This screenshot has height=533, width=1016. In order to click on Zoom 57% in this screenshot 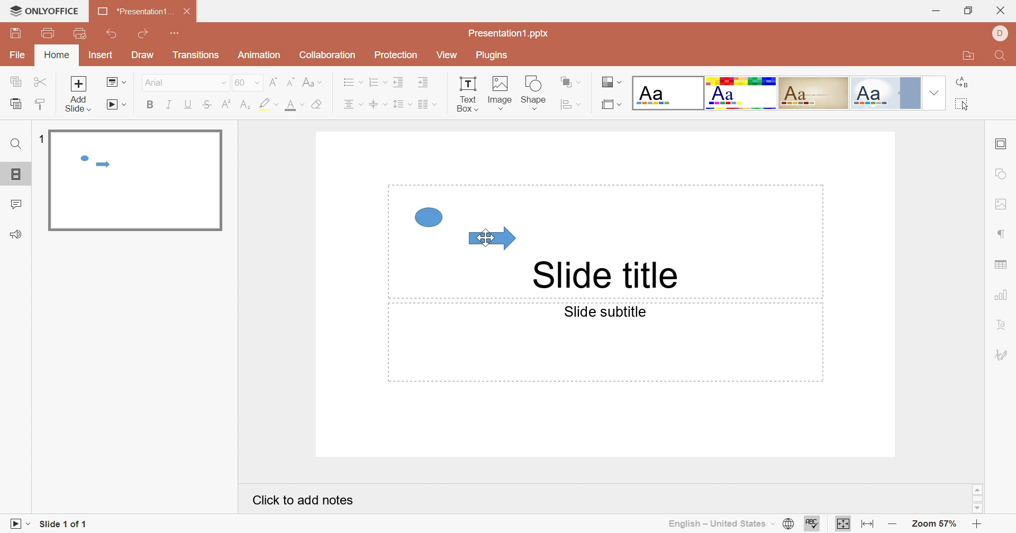, I will do `click(935, 526)`.